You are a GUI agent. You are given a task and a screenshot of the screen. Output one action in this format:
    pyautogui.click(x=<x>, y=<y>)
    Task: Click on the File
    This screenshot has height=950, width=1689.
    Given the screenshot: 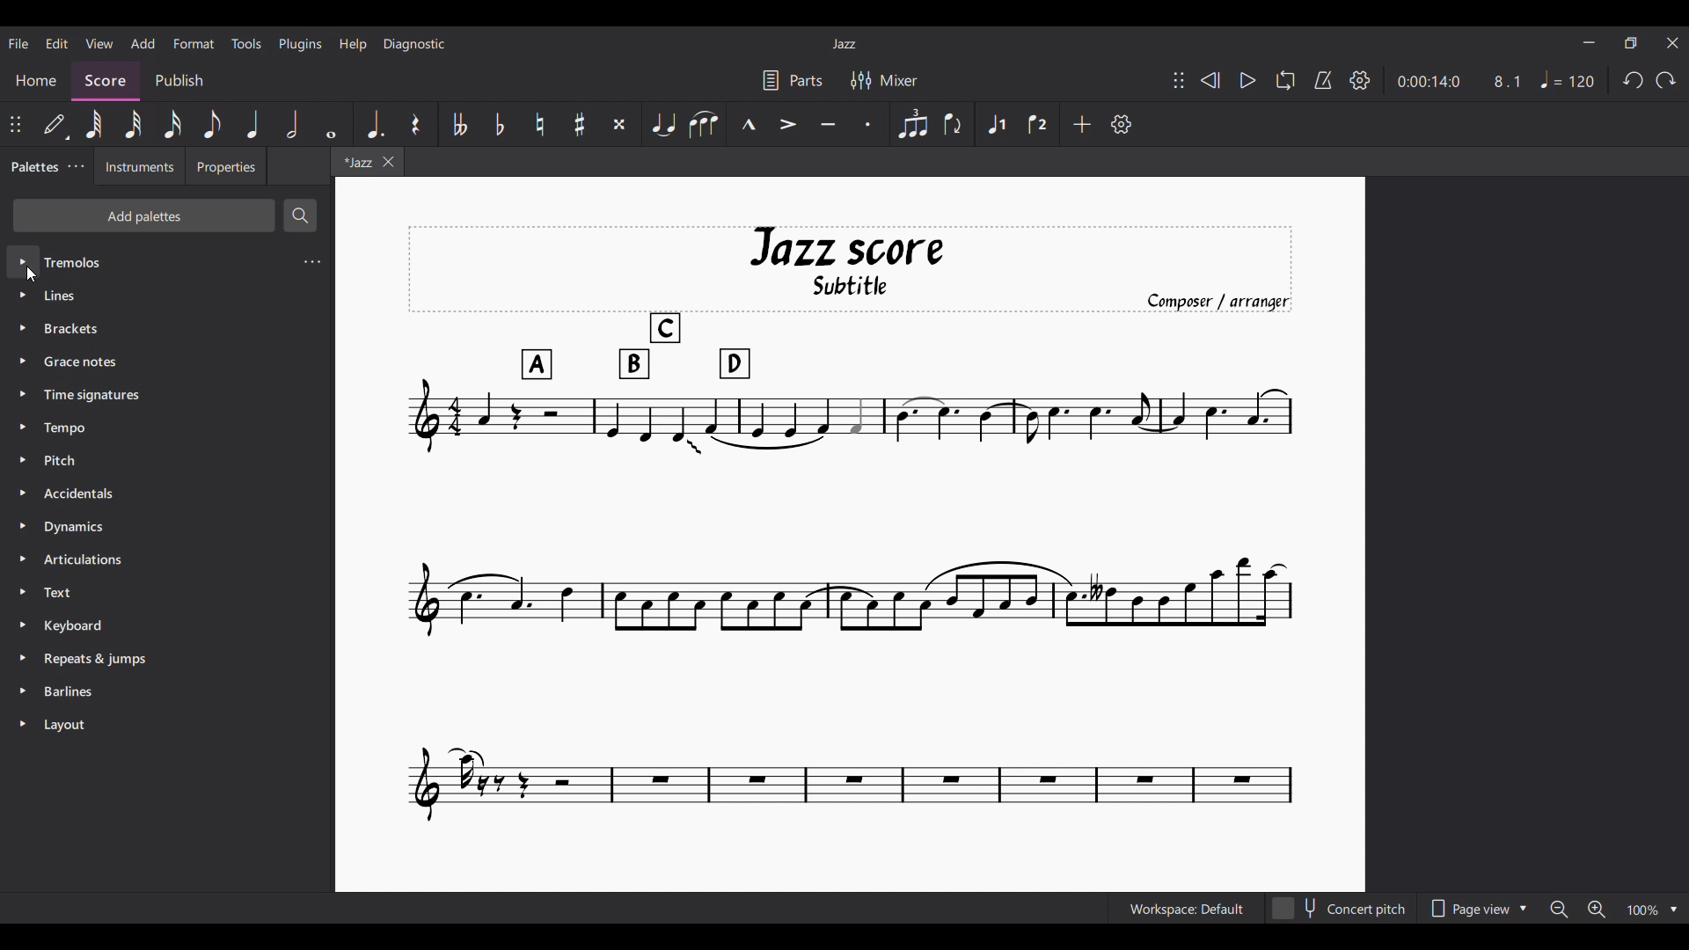 What is the action you would take?
    pyautogui.click(x=18, y=44)
    